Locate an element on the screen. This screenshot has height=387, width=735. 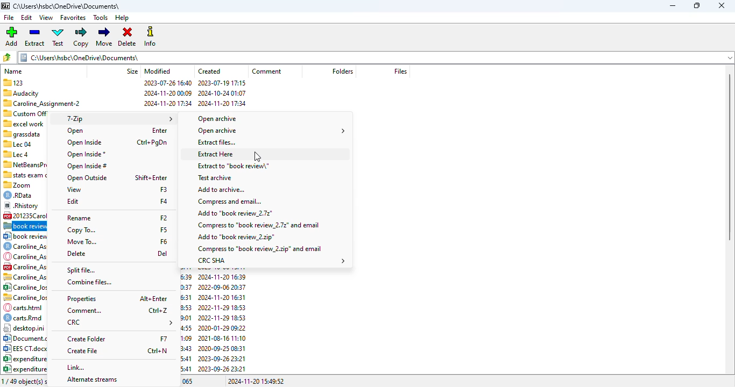
tools is located at coordinates (101, 18).